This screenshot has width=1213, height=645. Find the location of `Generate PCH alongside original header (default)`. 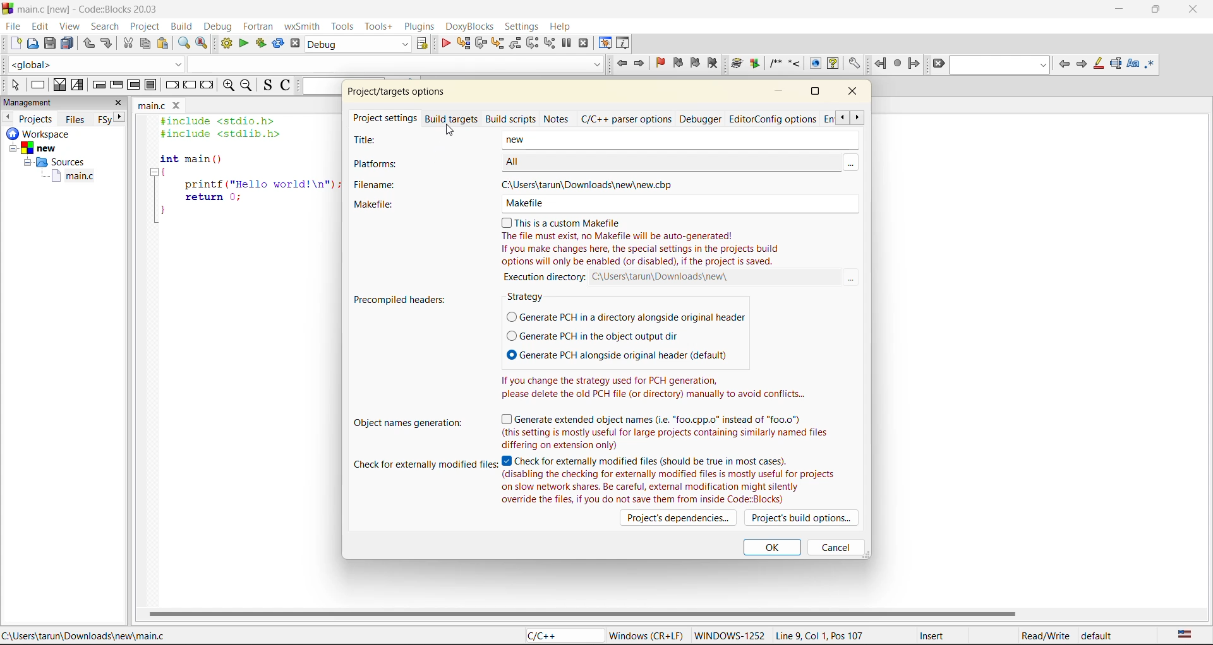

Generate PCH alongside original header (default) is located at coordinates (616, 353).